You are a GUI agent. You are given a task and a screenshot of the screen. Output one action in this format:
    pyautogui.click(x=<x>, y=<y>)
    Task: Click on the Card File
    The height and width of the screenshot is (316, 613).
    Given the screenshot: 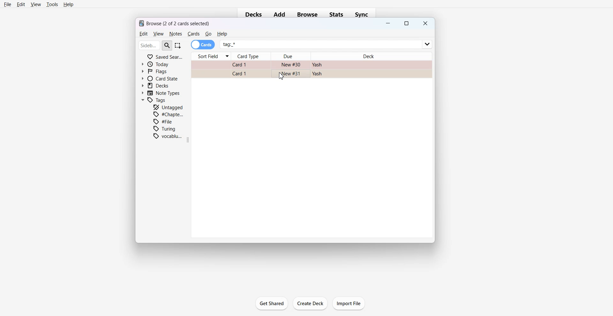 What is the action you would take?
    pyautogui.click(x=311, y=69)
    